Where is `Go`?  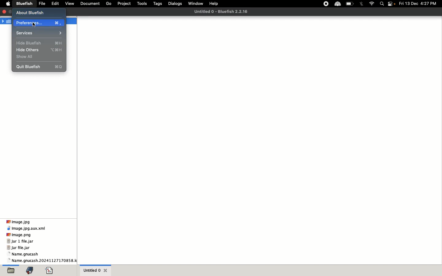
Go is located at coordinates (109, 4).